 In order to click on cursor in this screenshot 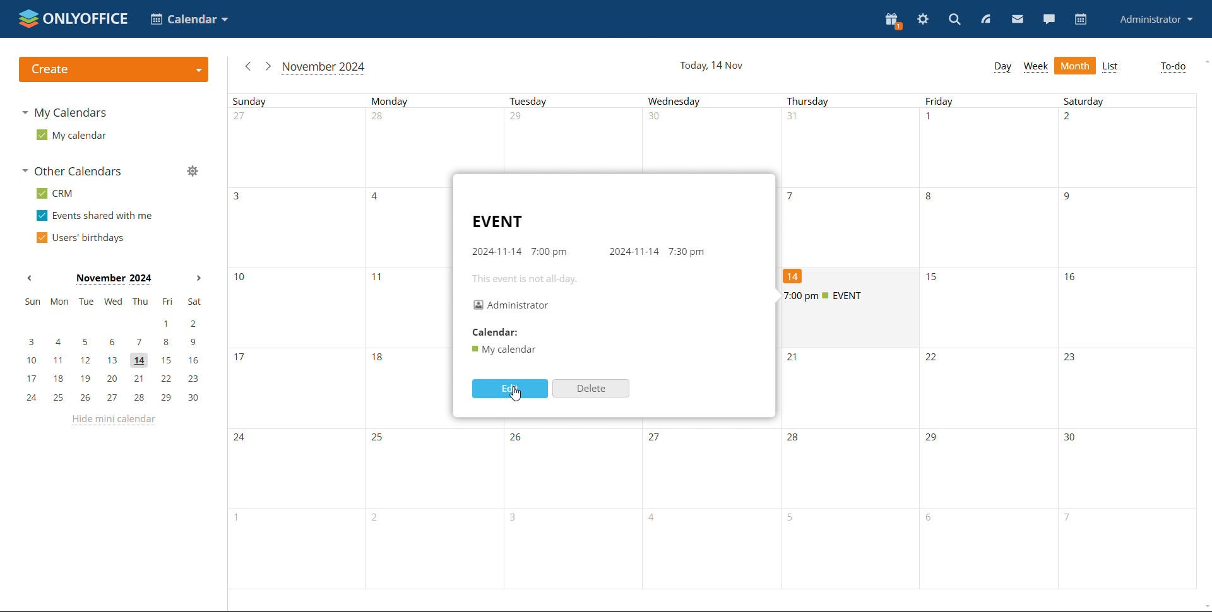, I will do `click(515, 395)`.